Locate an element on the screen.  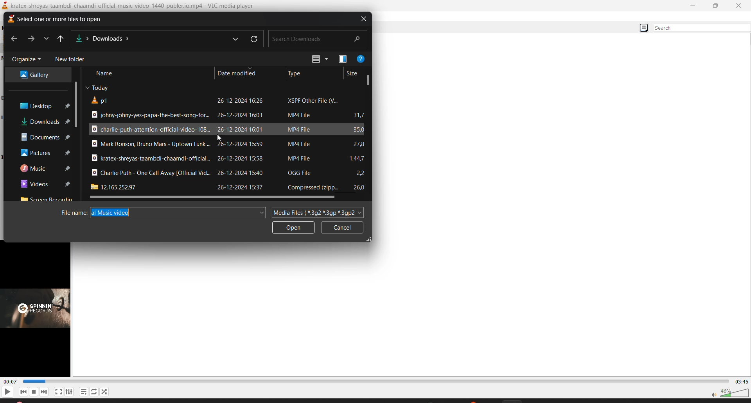
current track time is located at coordinates (12, 382).